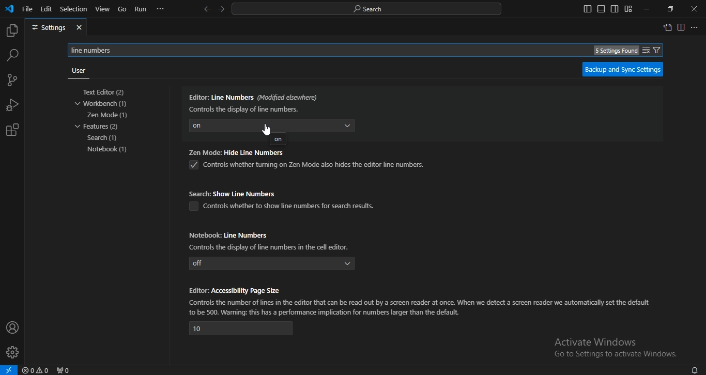  I want to click on features, so click(98, 126).